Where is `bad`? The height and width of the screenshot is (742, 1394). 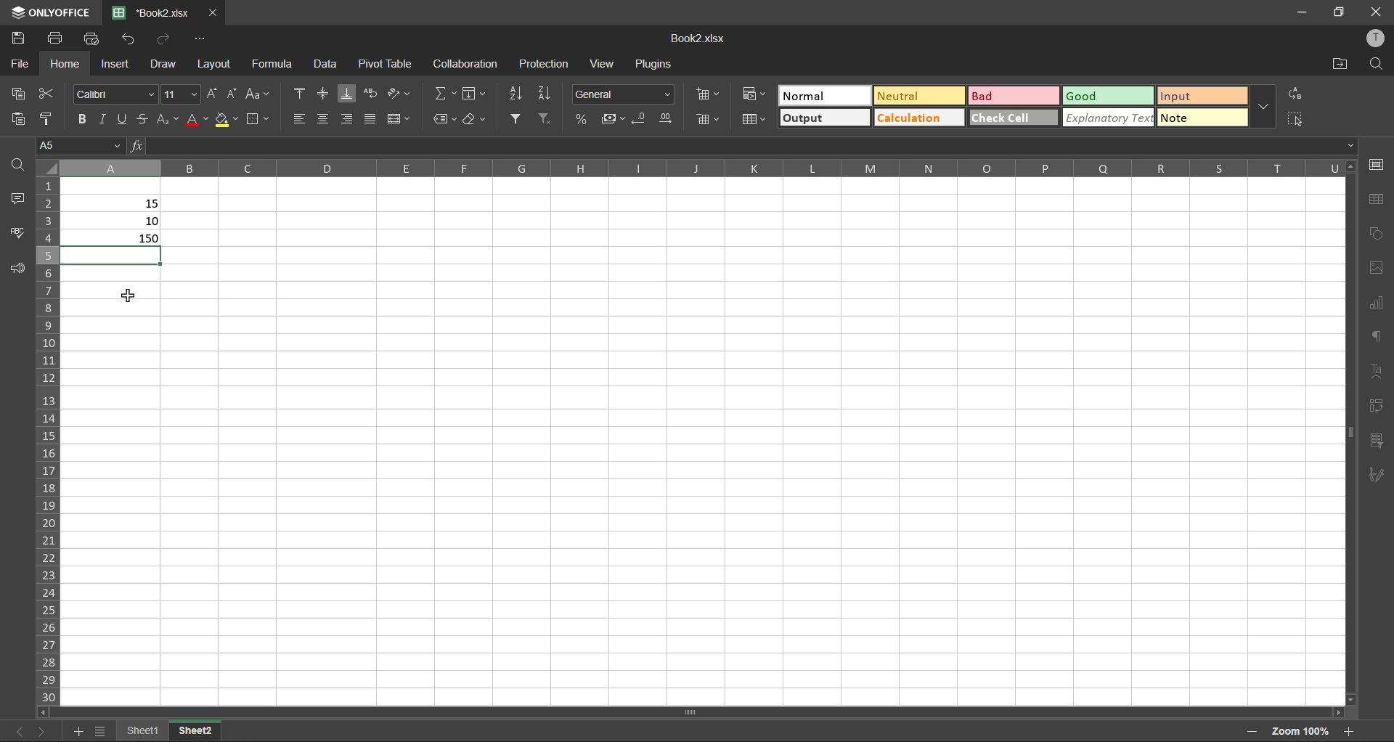 bad is located at coordinates (1013, 96).